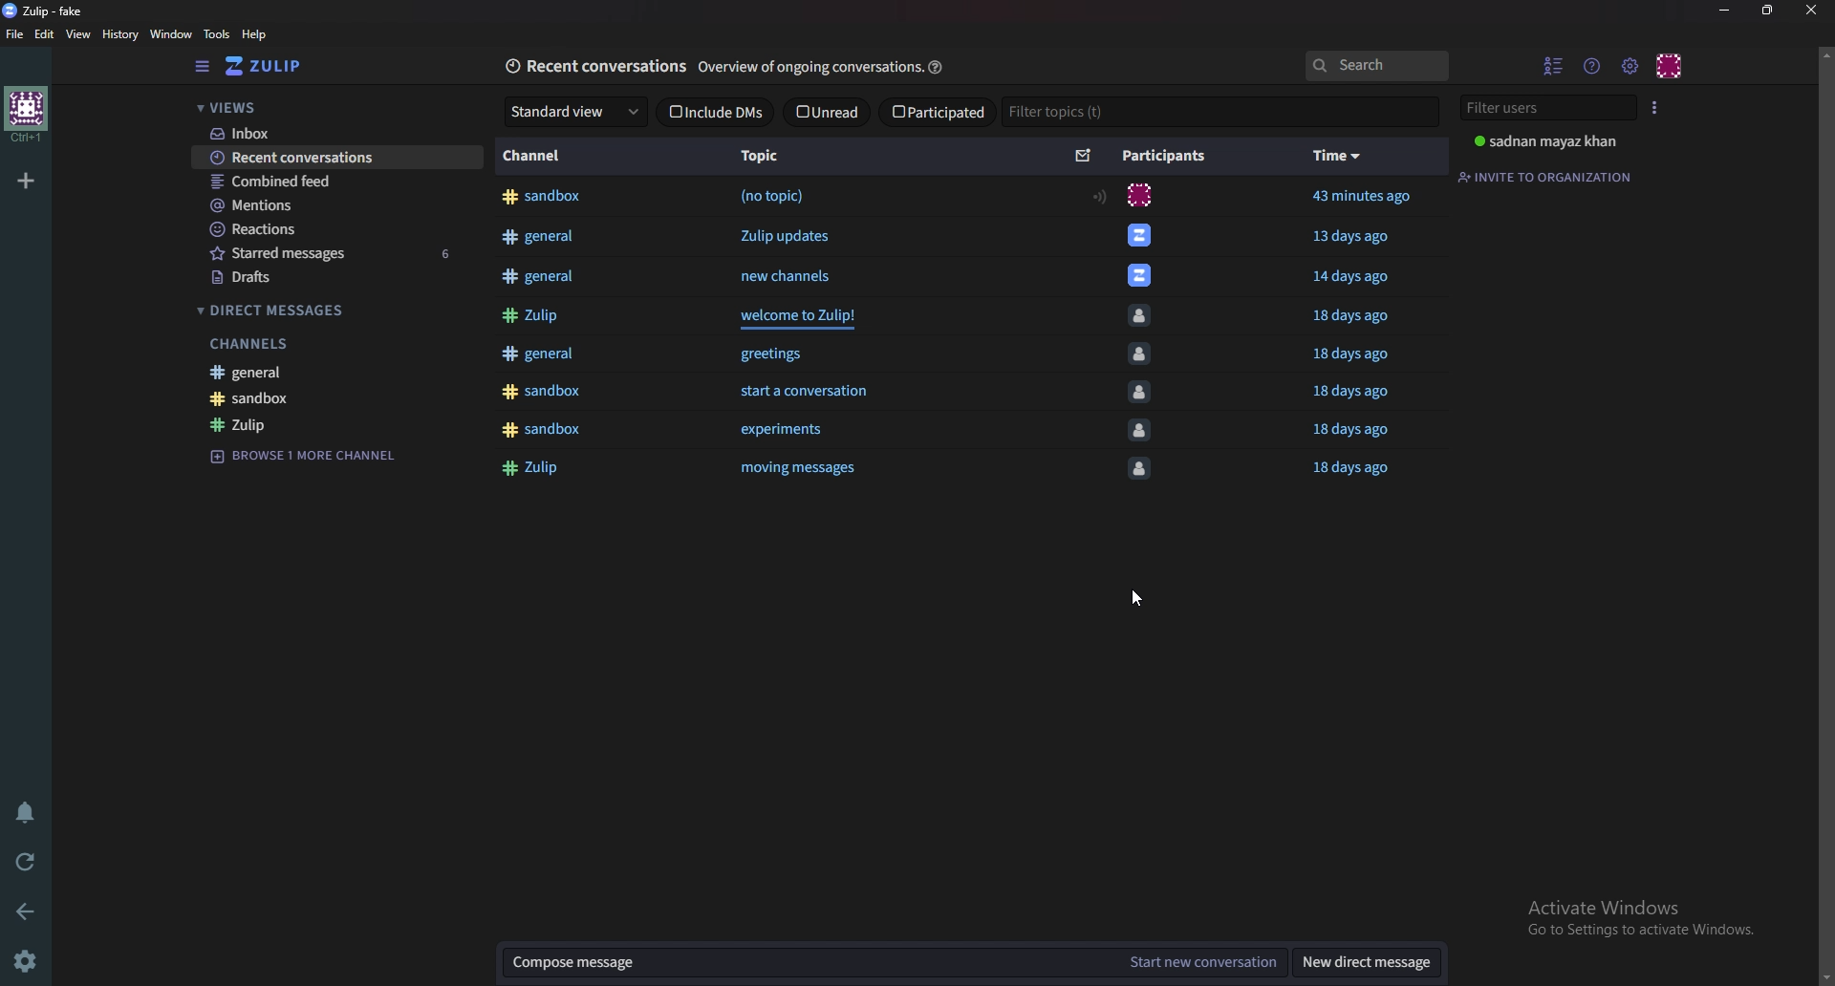 Image resolution: width=1835 pixels, height=986 pixels. Describe the element at coordinates (801, 479) in the screenshot. I see `‘moving messages` at that location.